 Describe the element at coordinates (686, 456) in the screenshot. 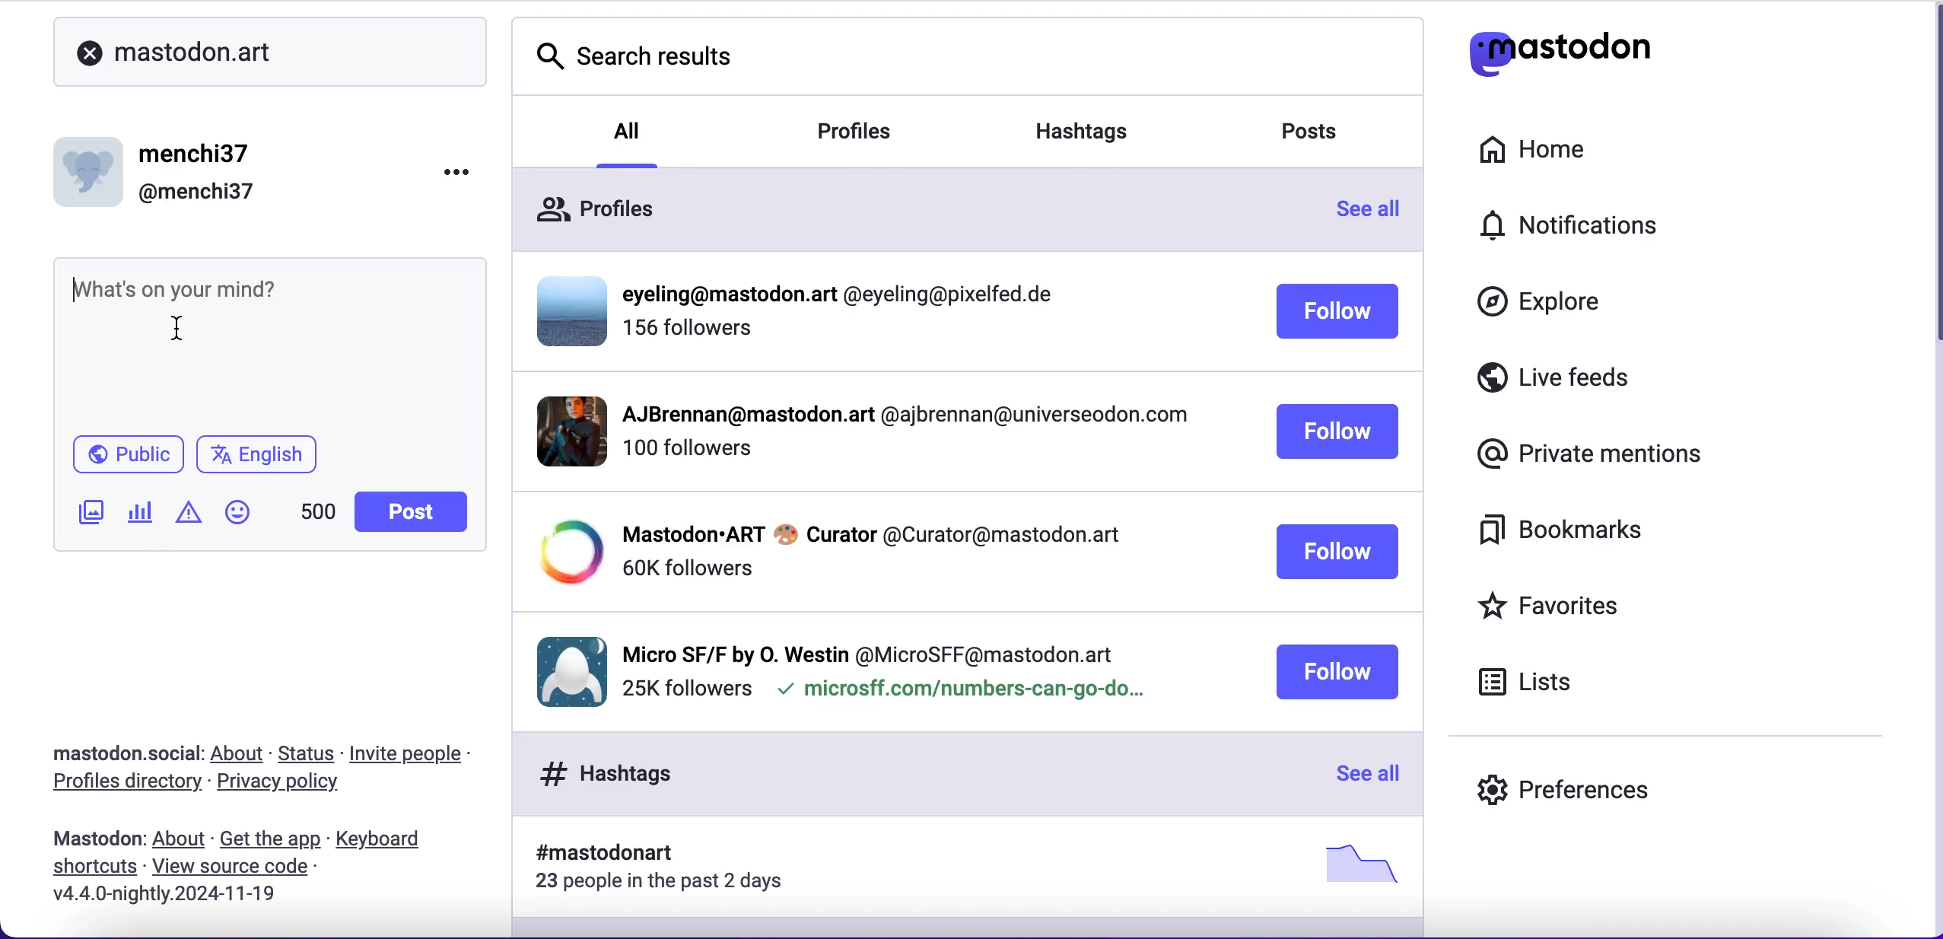

I see `followers` at that location.